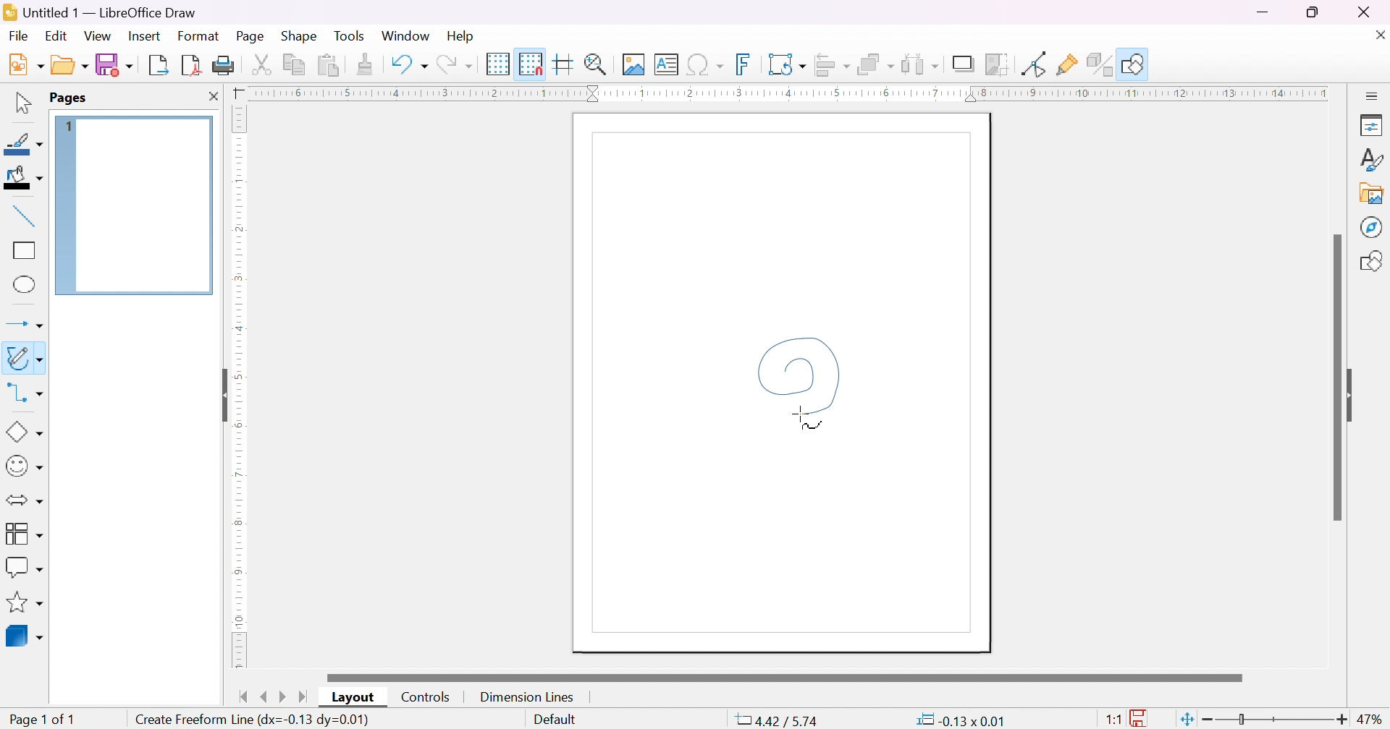  What do you see at coordinates (498, 64) in the screenshot?
I see `display grid` at bounding box center [498, 64].